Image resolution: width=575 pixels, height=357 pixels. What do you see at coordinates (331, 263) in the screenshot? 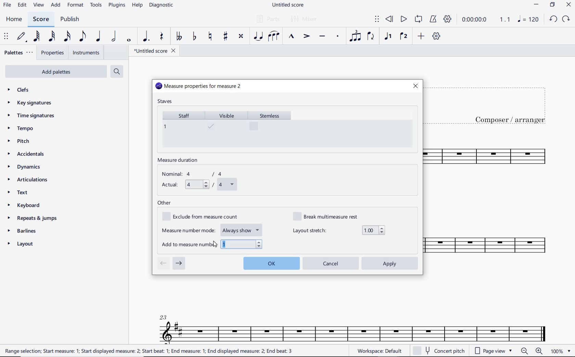
I see `cancel` at bounding box center [331, 263].